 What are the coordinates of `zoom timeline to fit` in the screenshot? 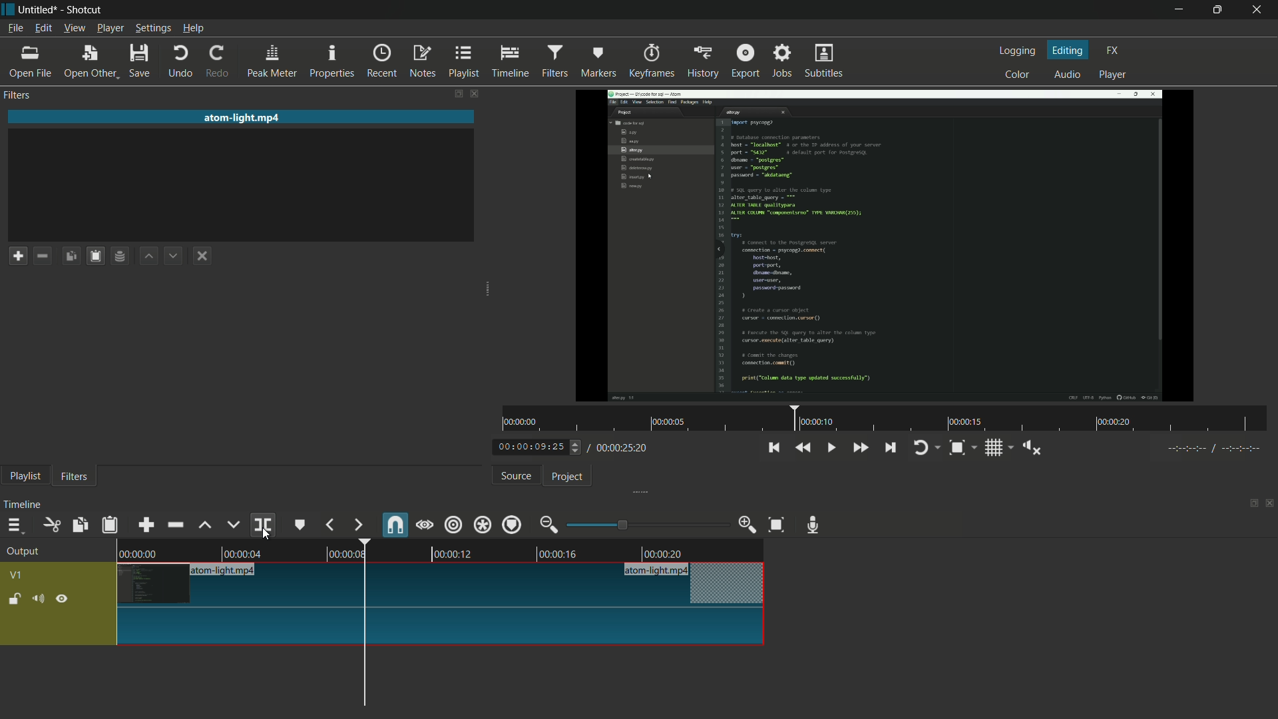 It's located at (963, 447).